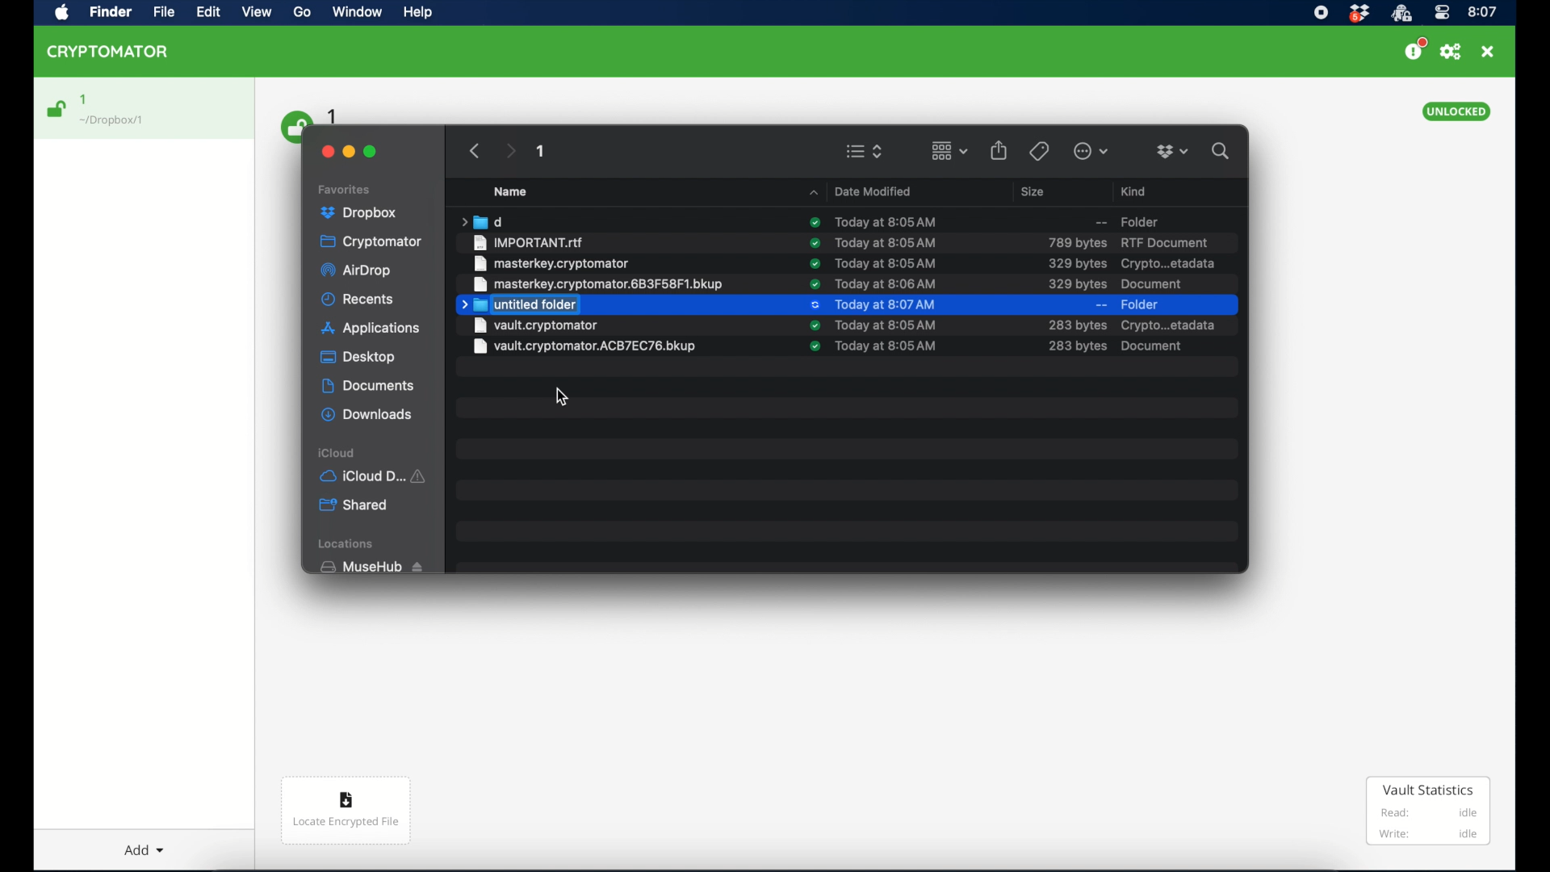 The image size is (1550, 872). Describe the element at coordinates (471, 150) in the screenshot. I see `backward` at that location.